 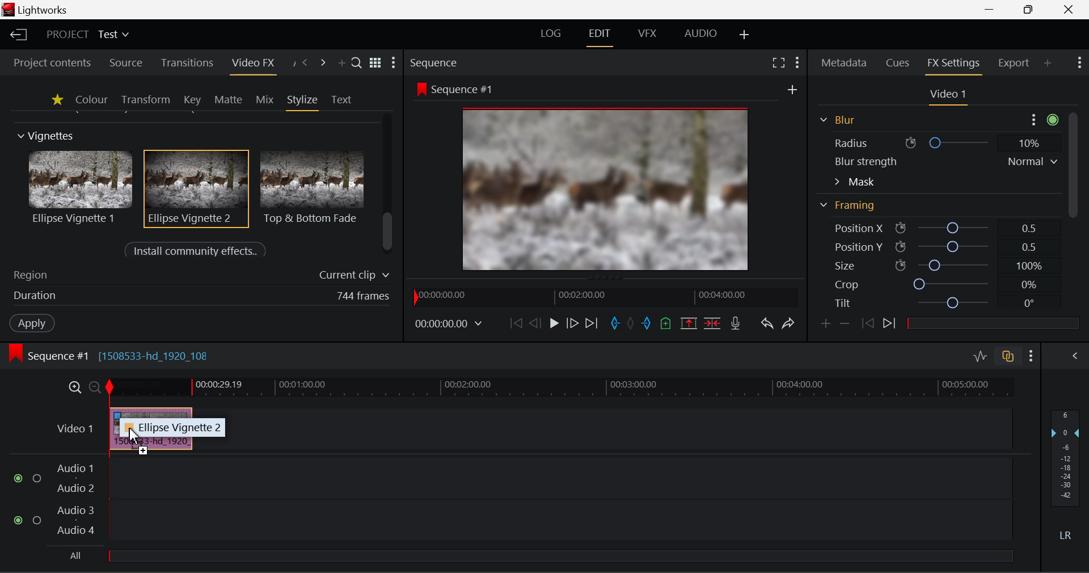 I want to click on Minimize, so click(x=1029, y=10).